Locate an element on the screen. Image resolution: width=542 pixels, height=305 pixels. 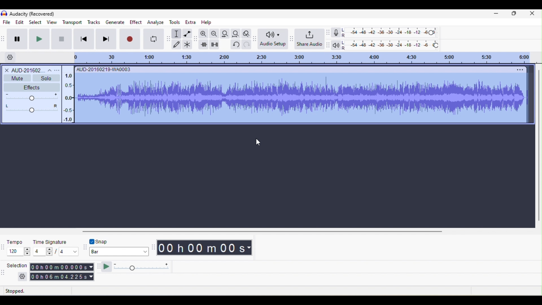
AUD-20160219-WA0003 is located at coordinates (103, 69).